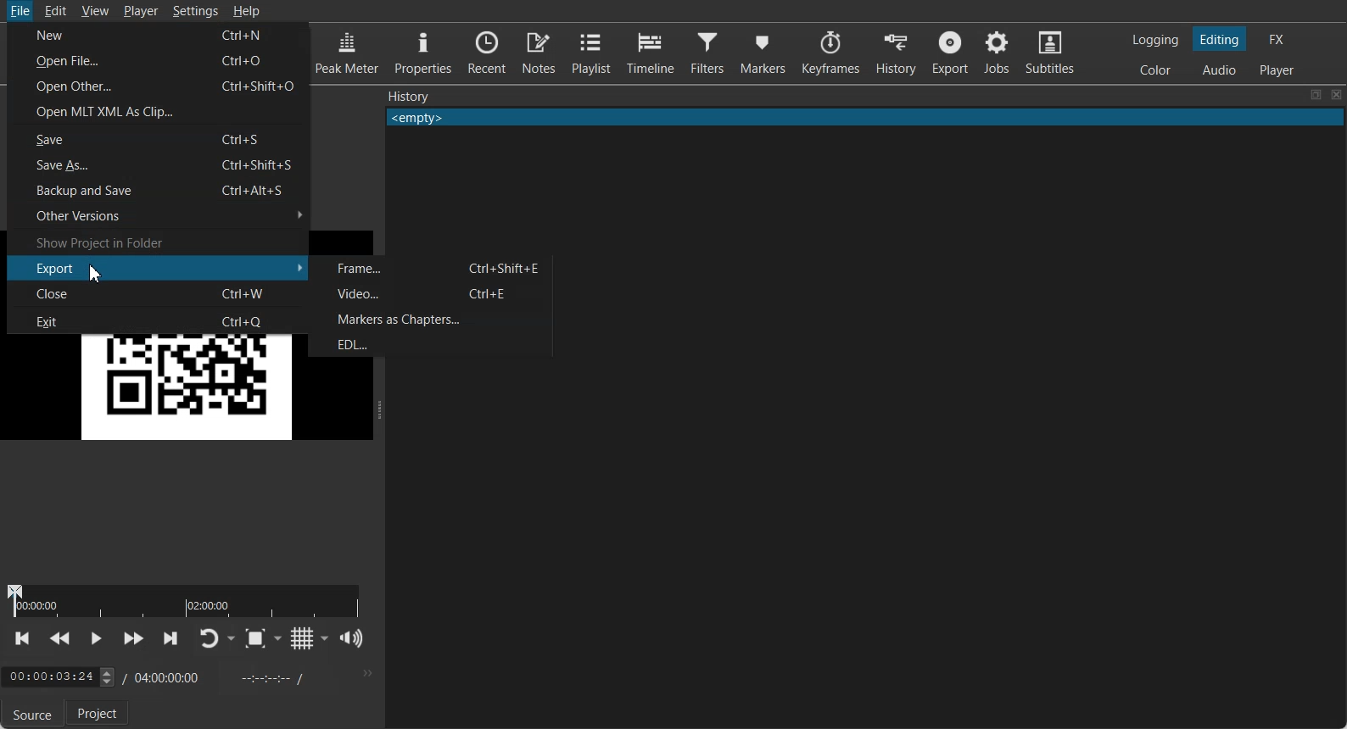 Image resolution: width=1347 pixels, height=729 pixels. I want to click on Cursor, so click(96, 274).